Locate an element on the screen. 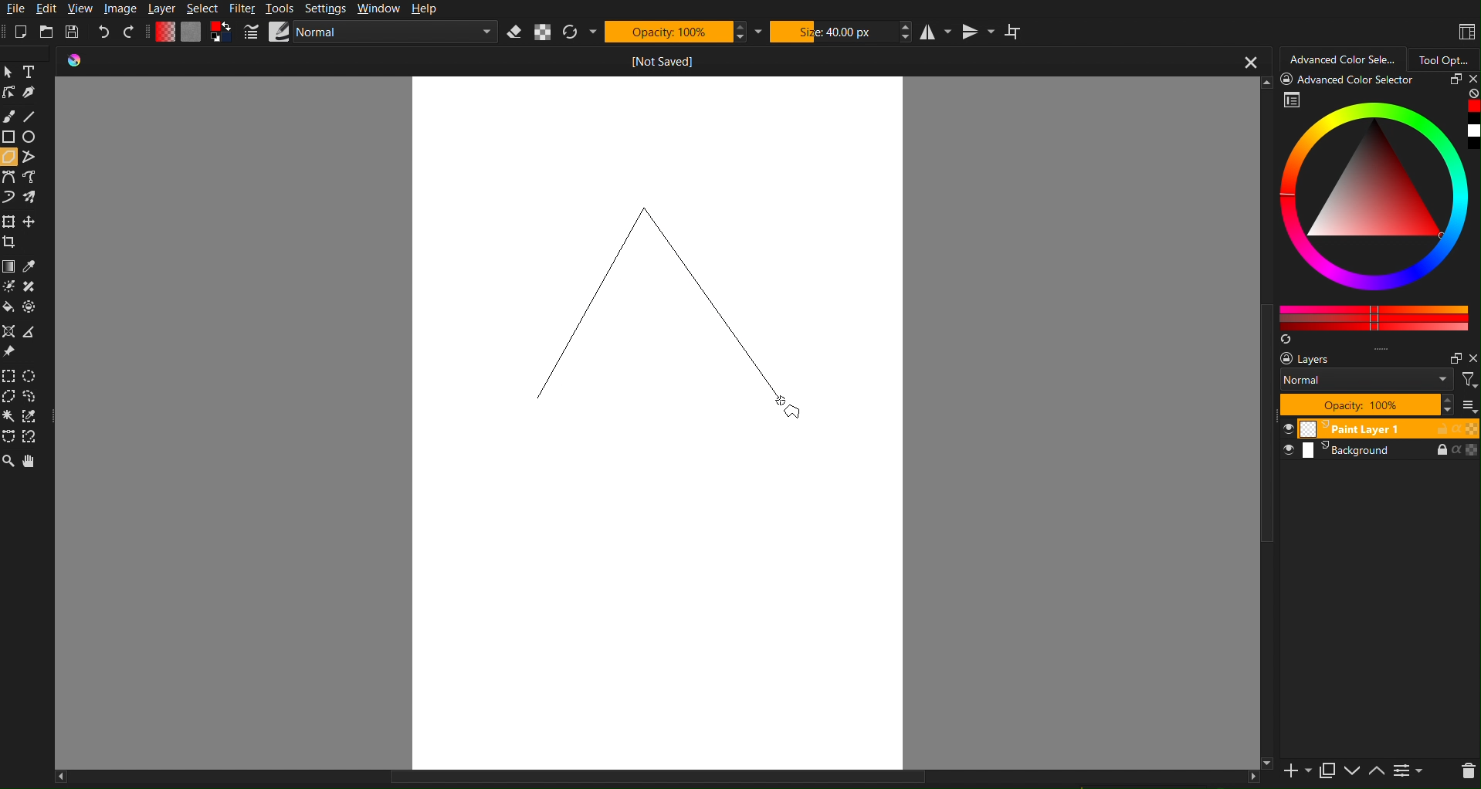 This screenshot has height=789, width=1481. enclose and fill tool is located at coordinates (32, 308).